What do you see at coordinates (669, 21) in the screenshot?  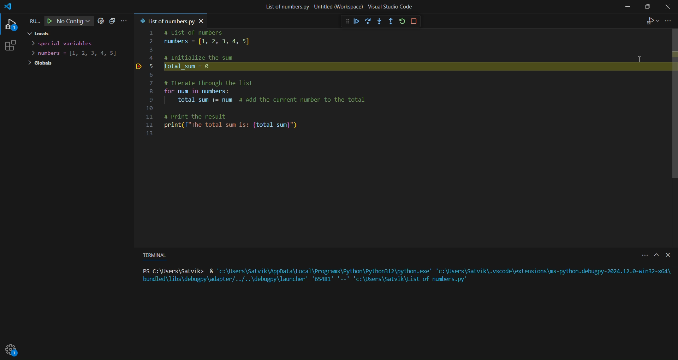 I see `more actions` at bounding box center [669, 21].